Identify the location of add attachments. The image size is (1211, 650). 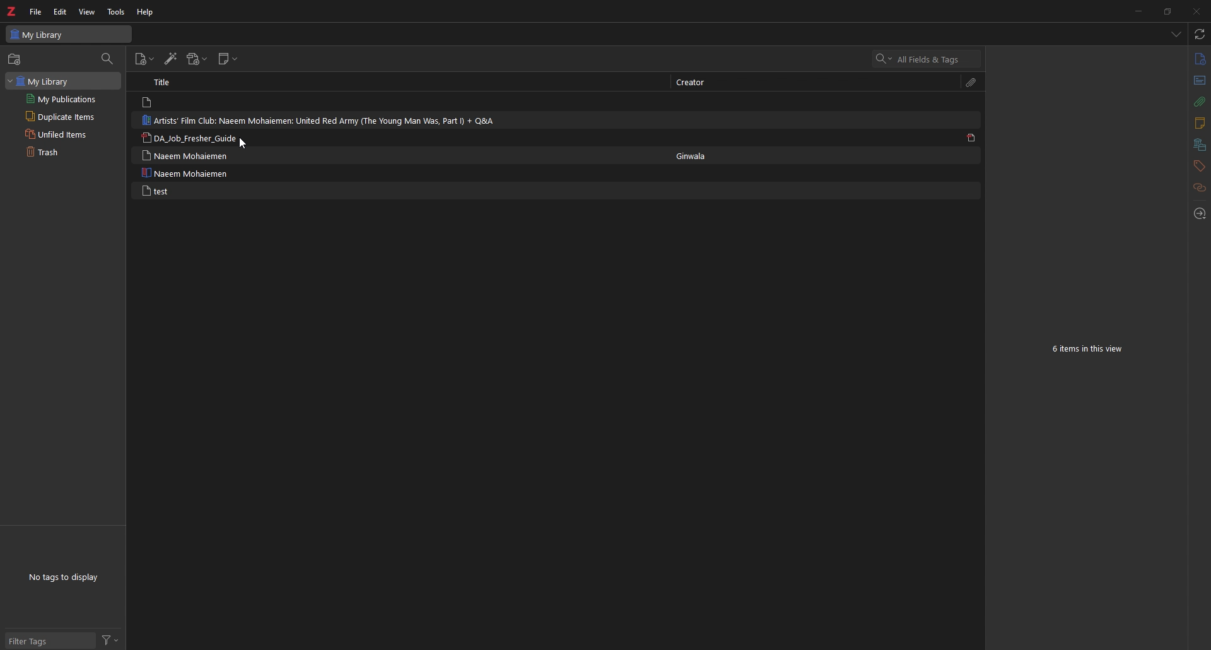
(197, 59).